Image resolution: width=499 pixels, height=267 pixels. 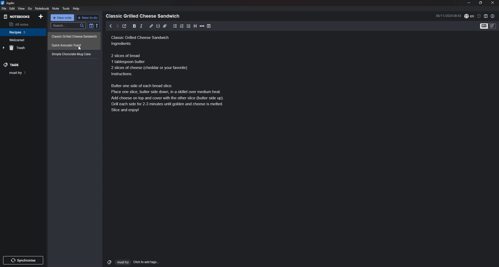 What do you see at coordinates (195, 26) in the screenshot?
I see `heading` at bounding box center [195, 26].